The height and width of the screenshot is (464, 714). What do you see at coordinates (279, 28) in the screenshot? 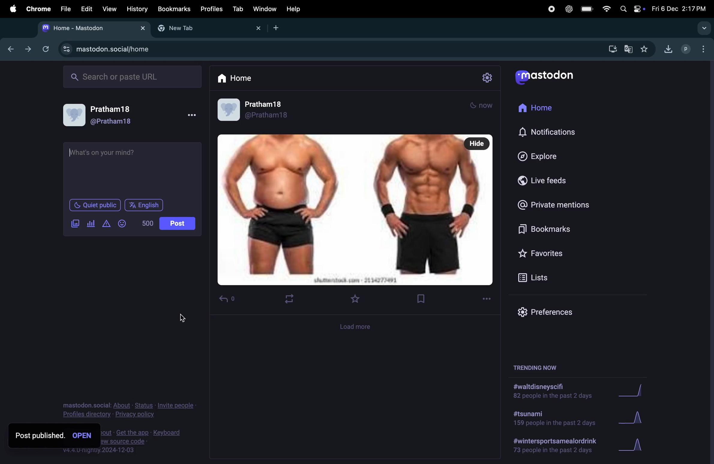
I see `new tab` at bounding box center [279, 28].